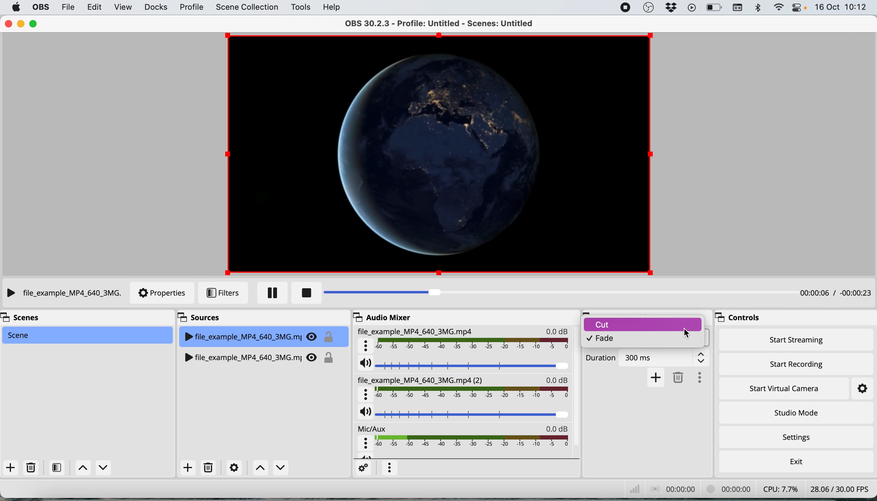 Image resolution: width=877 pixels, height=501 pixels. Describe the element at coordinates (464, 364) in the screenshot. I see `current source audio volume` at that location.